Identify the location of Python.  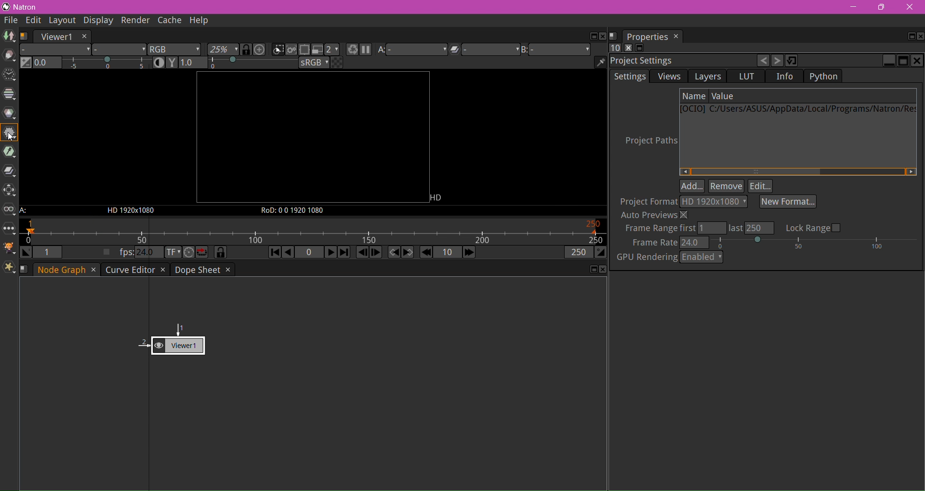
(823, 76).